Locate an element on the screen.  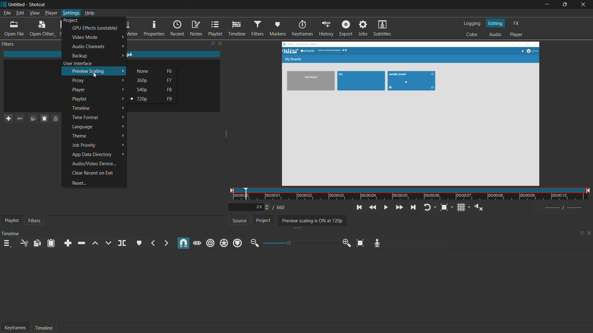
create or edit marker is located at coordinates (138, 243).